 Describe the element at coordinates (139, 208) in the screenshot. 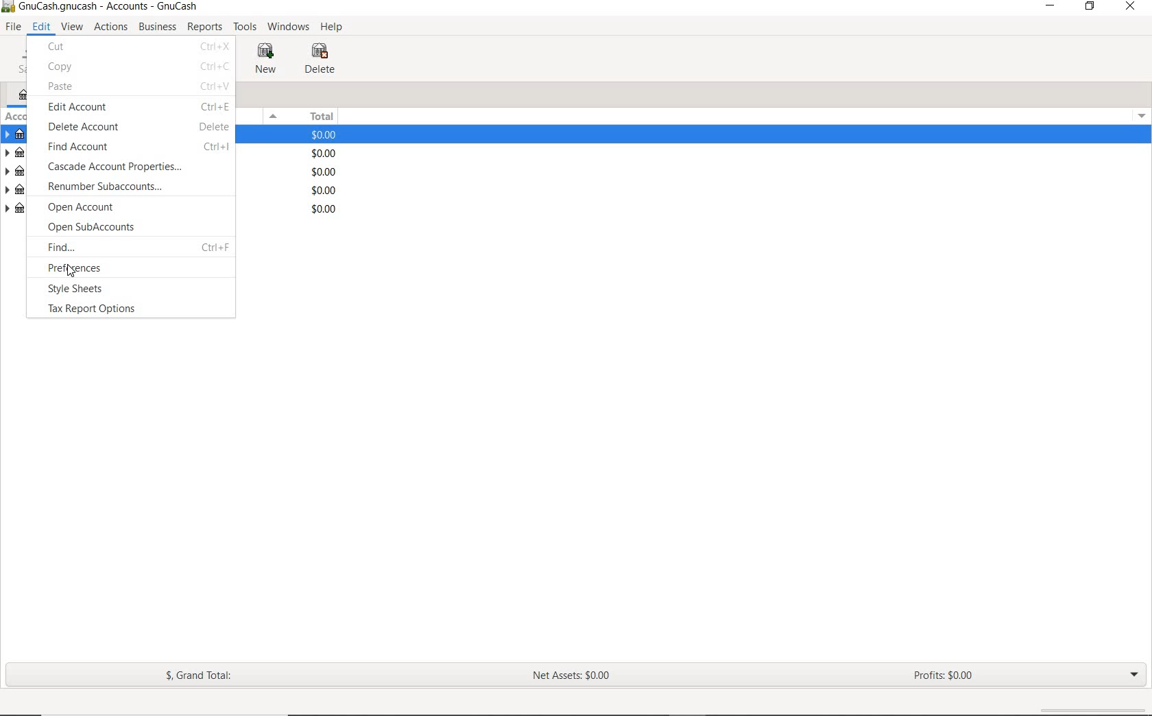

I see `OPEN ACCOUNT` at that location.